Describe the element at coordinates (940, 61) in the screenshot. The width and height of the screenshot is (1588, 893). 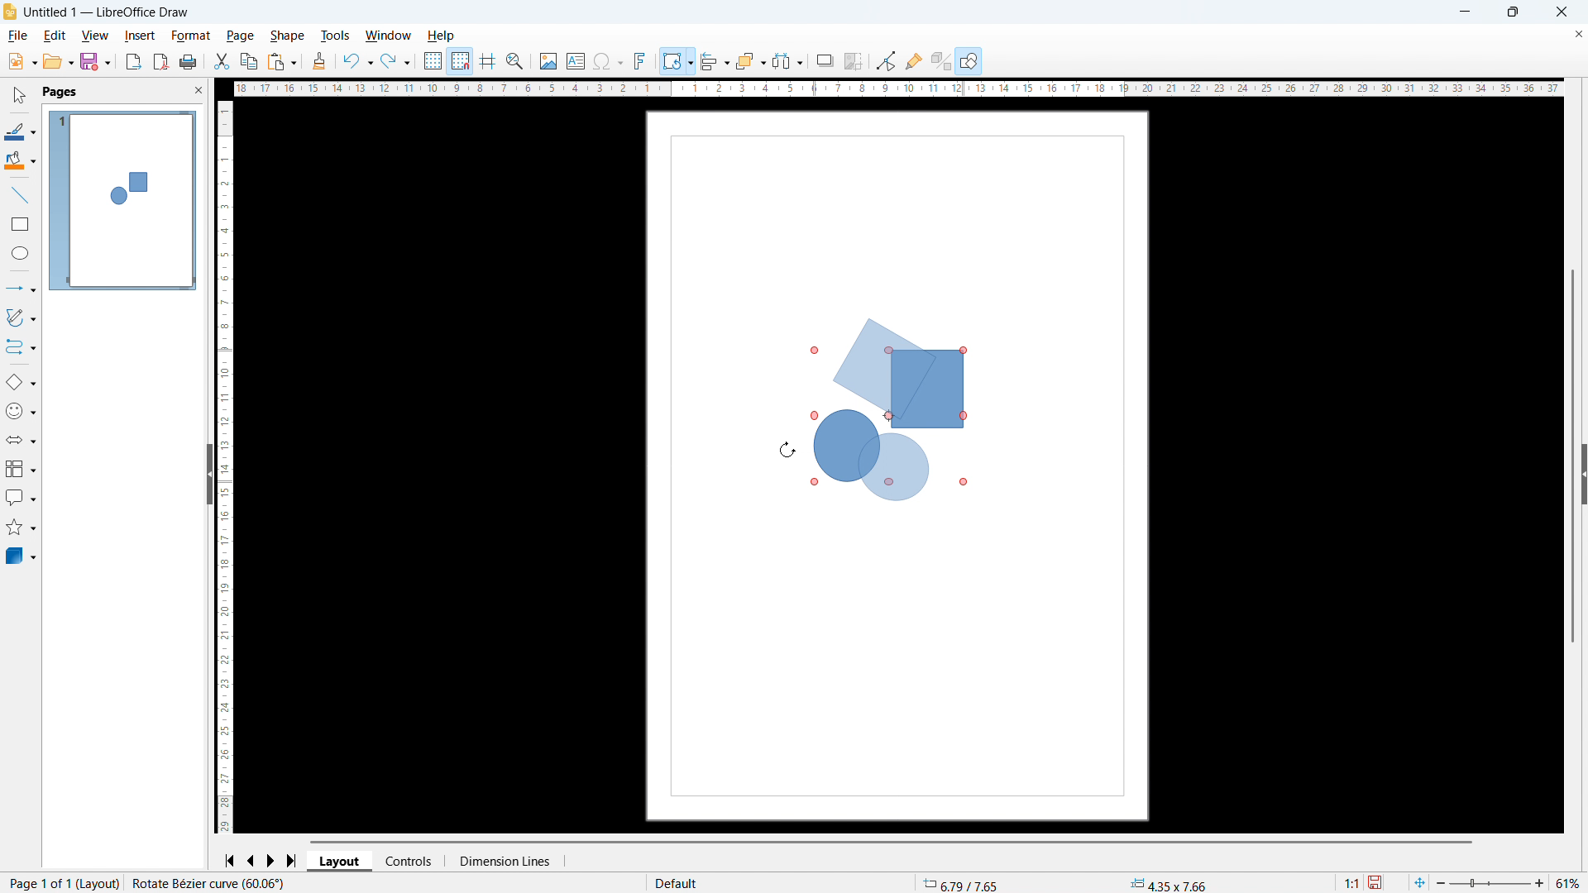
I see `Google extrusion ` at that location.